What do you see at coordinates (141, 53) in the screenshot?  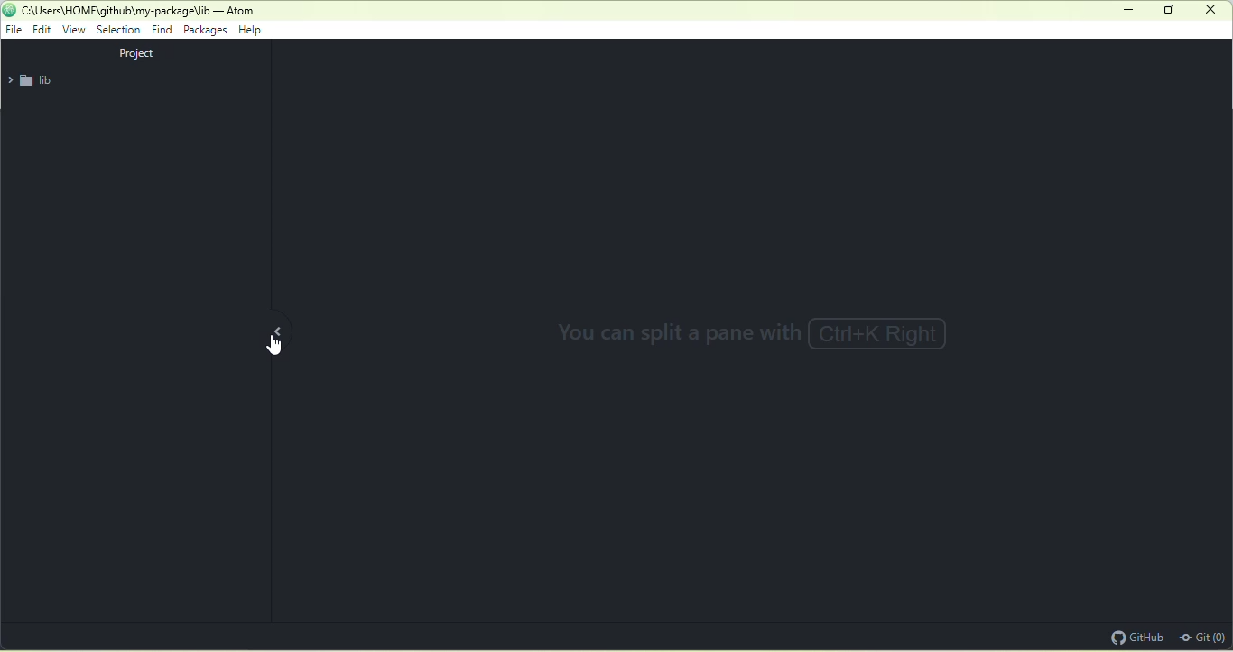 I see `project` at bounding box center [141, 53].